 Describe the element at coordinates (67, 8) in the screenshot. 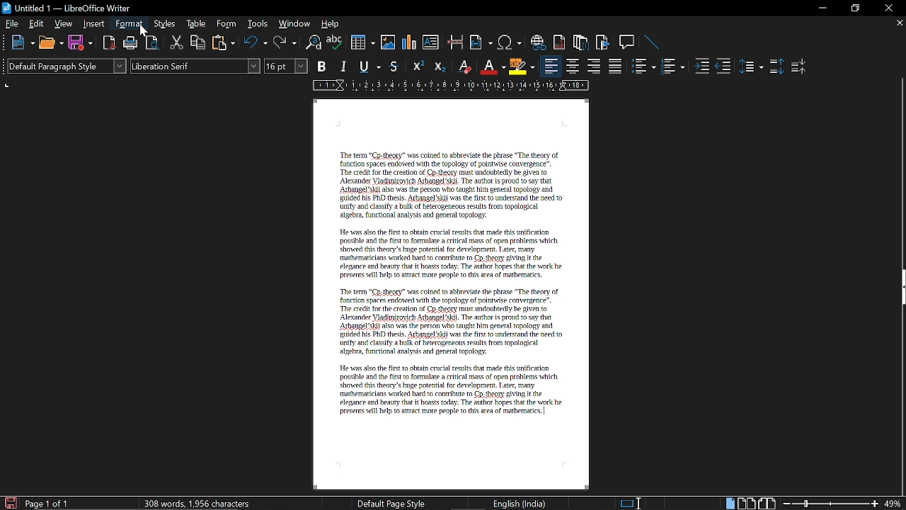

I see `Untitled 1 - LibreOffice Writer` at that location.